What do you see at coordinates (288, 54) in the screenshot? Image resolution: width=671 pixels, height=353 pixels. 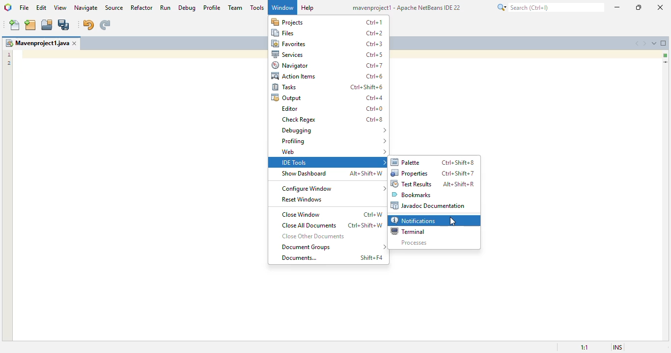 I see `services` at bounding box center [288, 54].